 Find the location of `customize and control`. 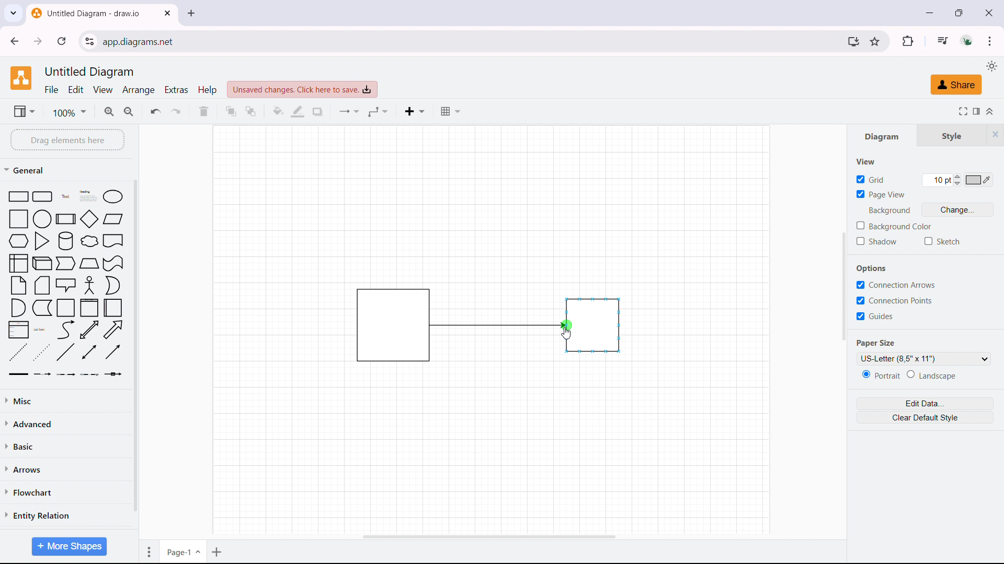

customize and control is located at coordinates (990, 41).